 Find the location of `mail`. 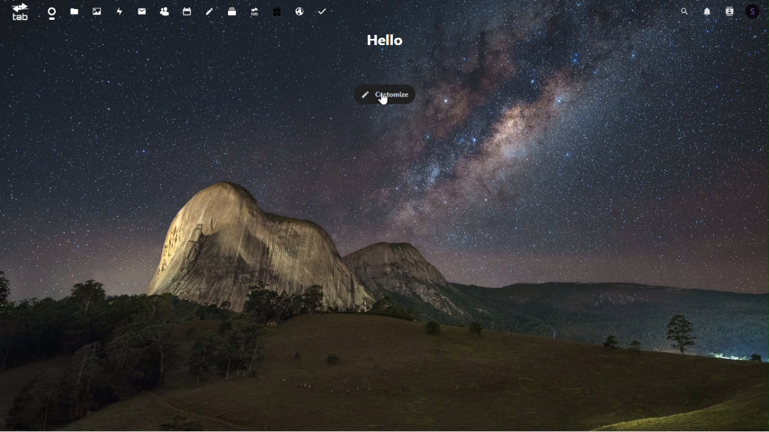

mail is located at coordinates (142, 10).